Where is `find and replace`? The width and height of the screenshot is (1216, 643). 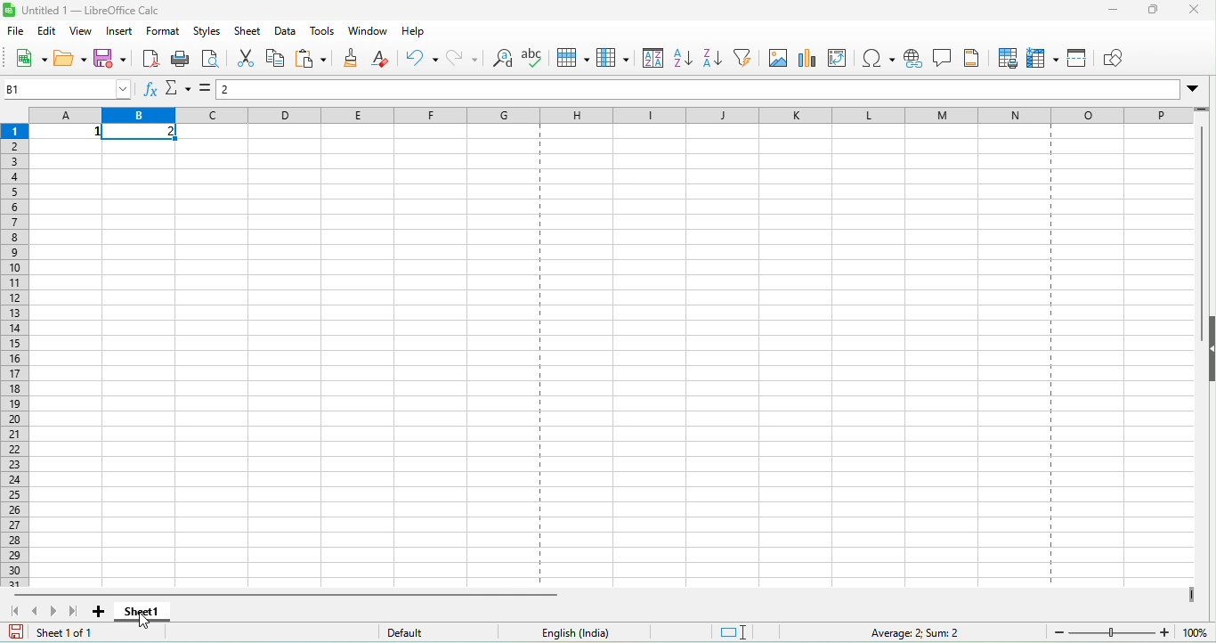
find and replace is located at coordinates (503, 62).